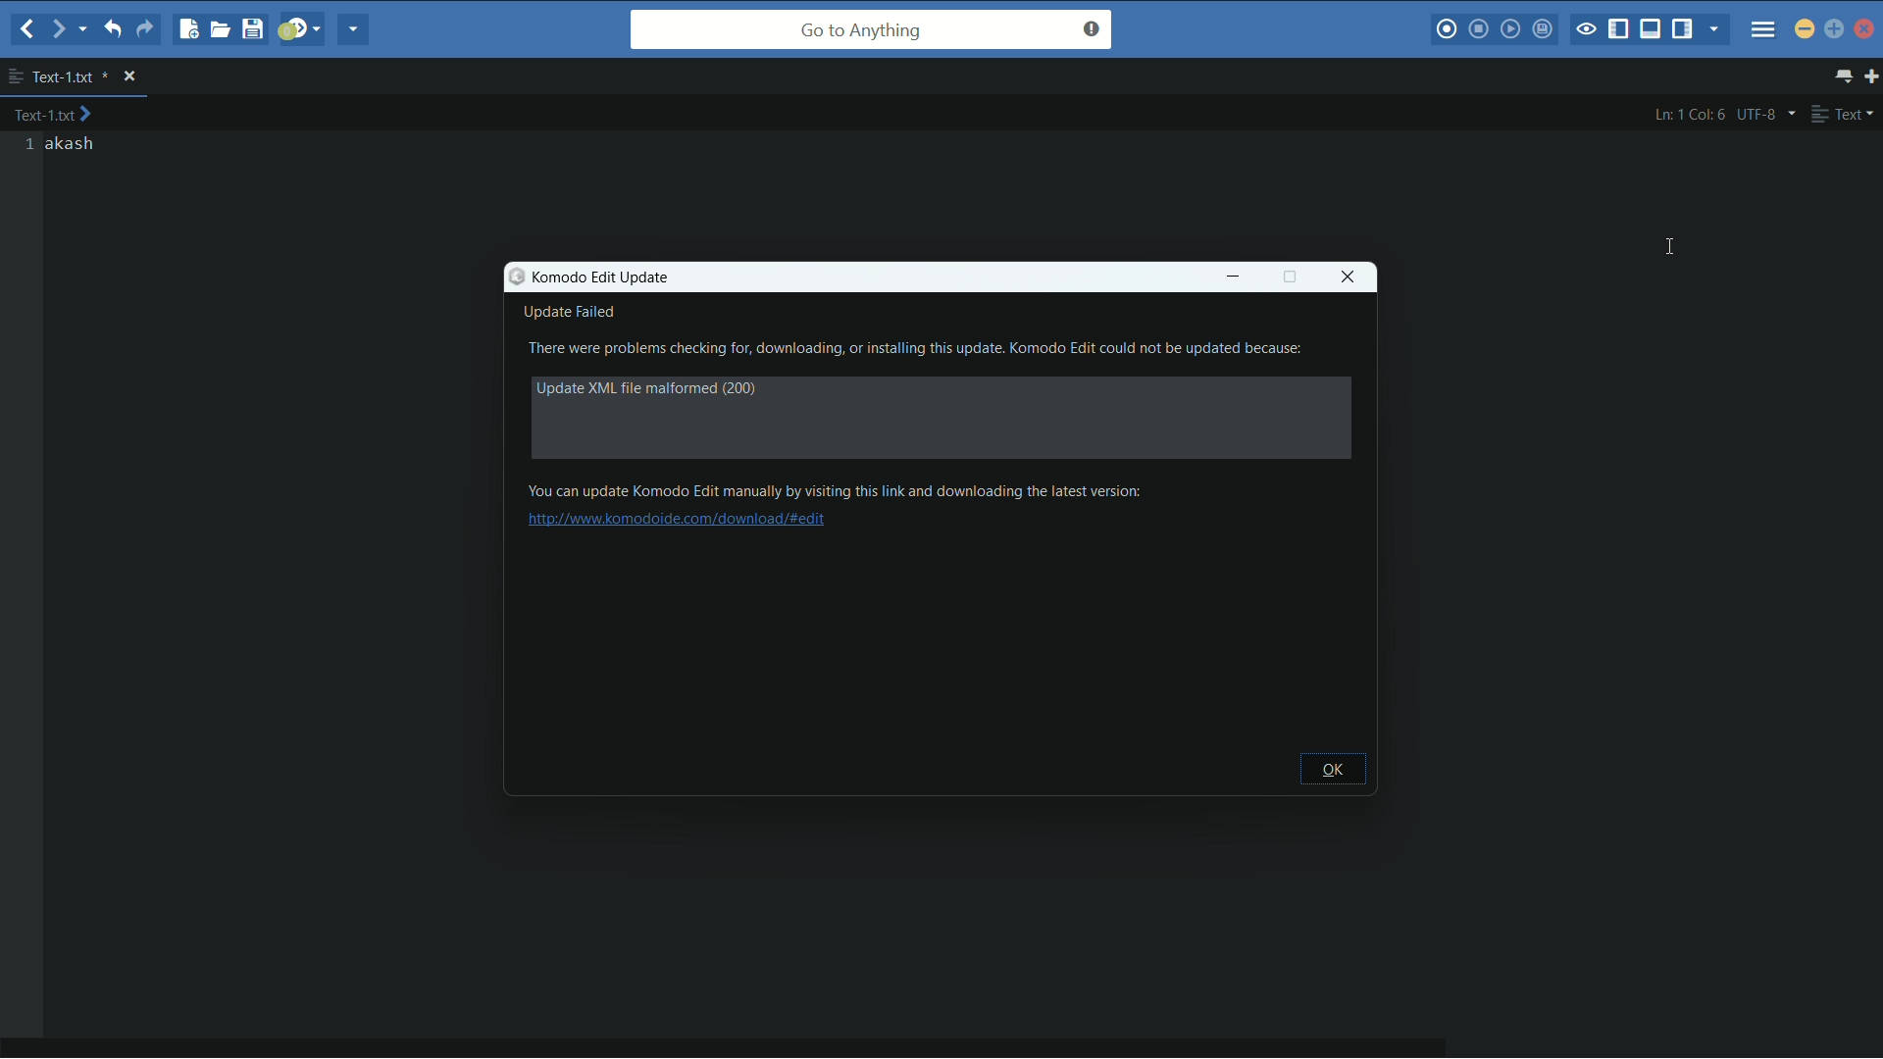 This screenshot has width=1883, height=1059. I want to click on text, so click(838, 490).